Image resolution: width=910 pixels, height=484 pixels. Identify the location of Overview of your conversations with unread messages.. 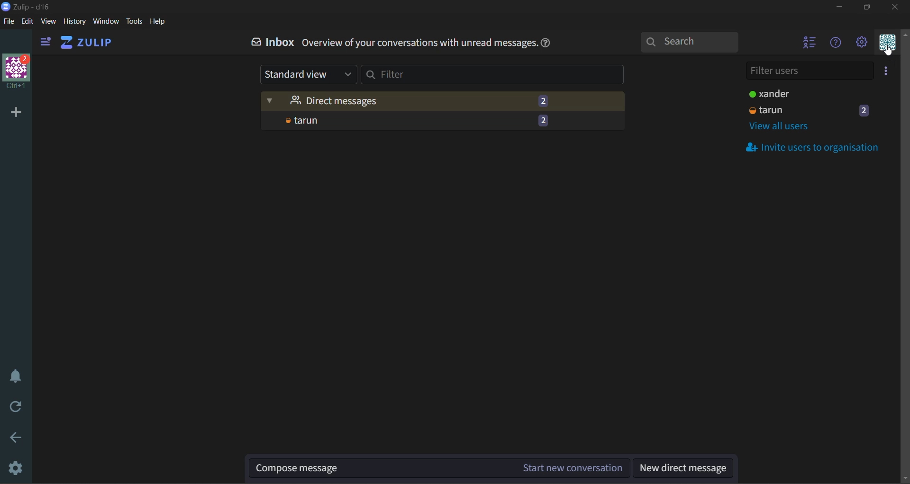
(419, 44).